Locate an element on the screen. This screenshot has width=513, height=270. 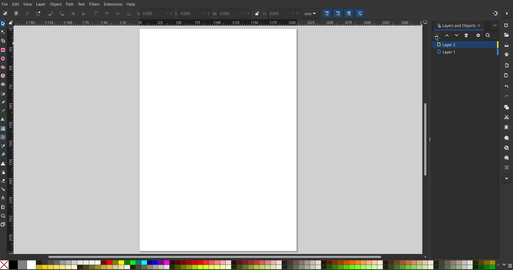
Mesh Tool is located at coordinates (4, 136).